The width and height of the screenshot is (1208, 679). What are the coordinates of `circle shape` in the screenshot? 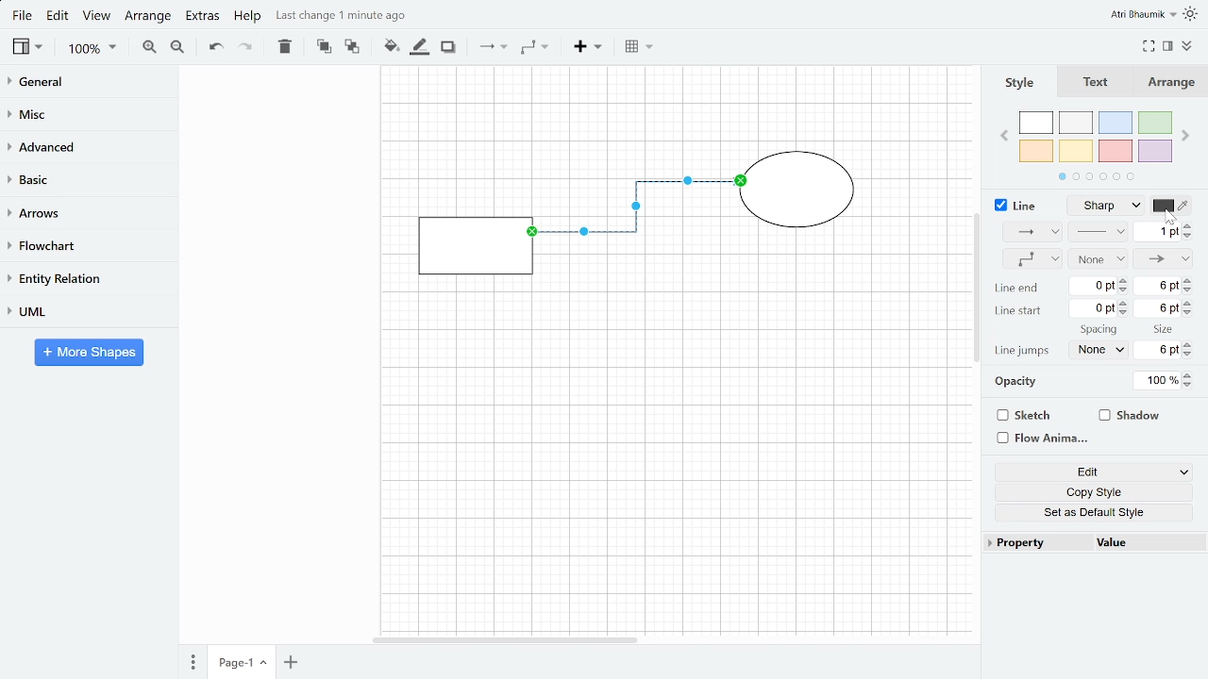 It's located at (800, 192).